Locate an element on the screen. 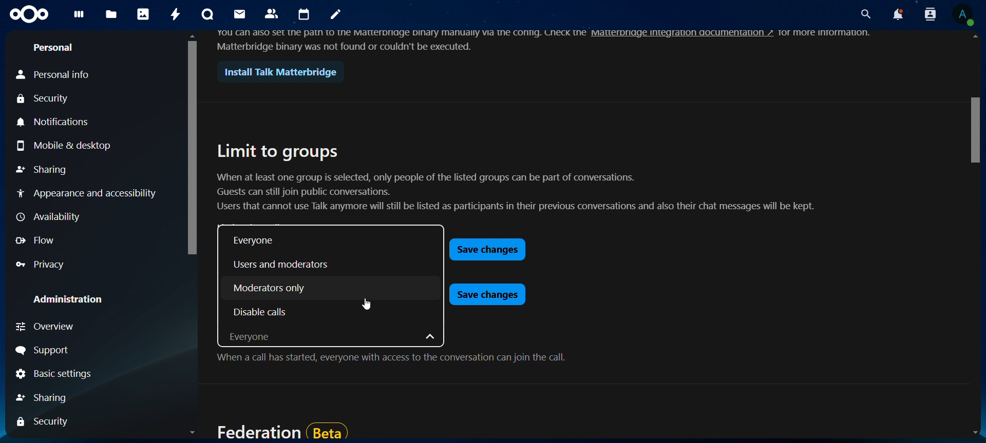 The height and width of the screenshot is (443, 986). notifications is located at coordinates (898, 14).